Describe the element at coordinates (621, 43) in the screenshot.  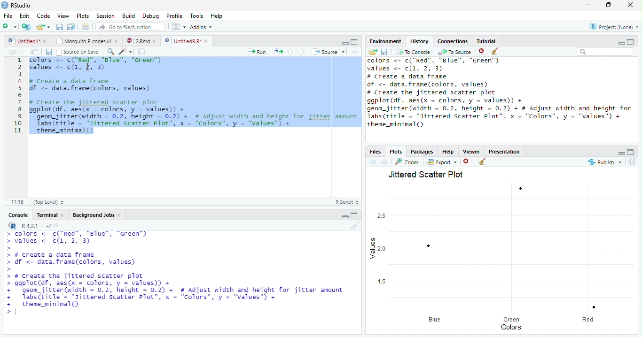
I see `Minimize` at that location.